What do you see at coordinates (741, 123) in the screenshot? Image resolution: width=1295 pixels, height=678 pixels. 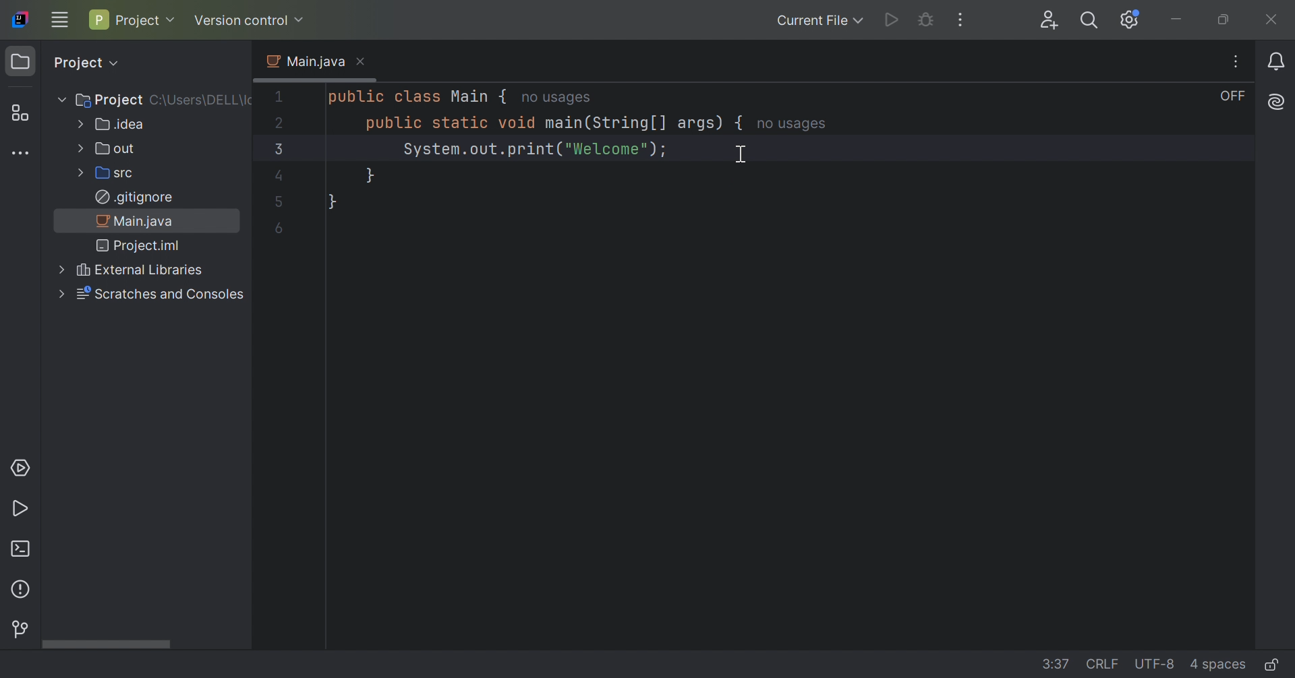 I see `{` at bounding box center [741, 123].